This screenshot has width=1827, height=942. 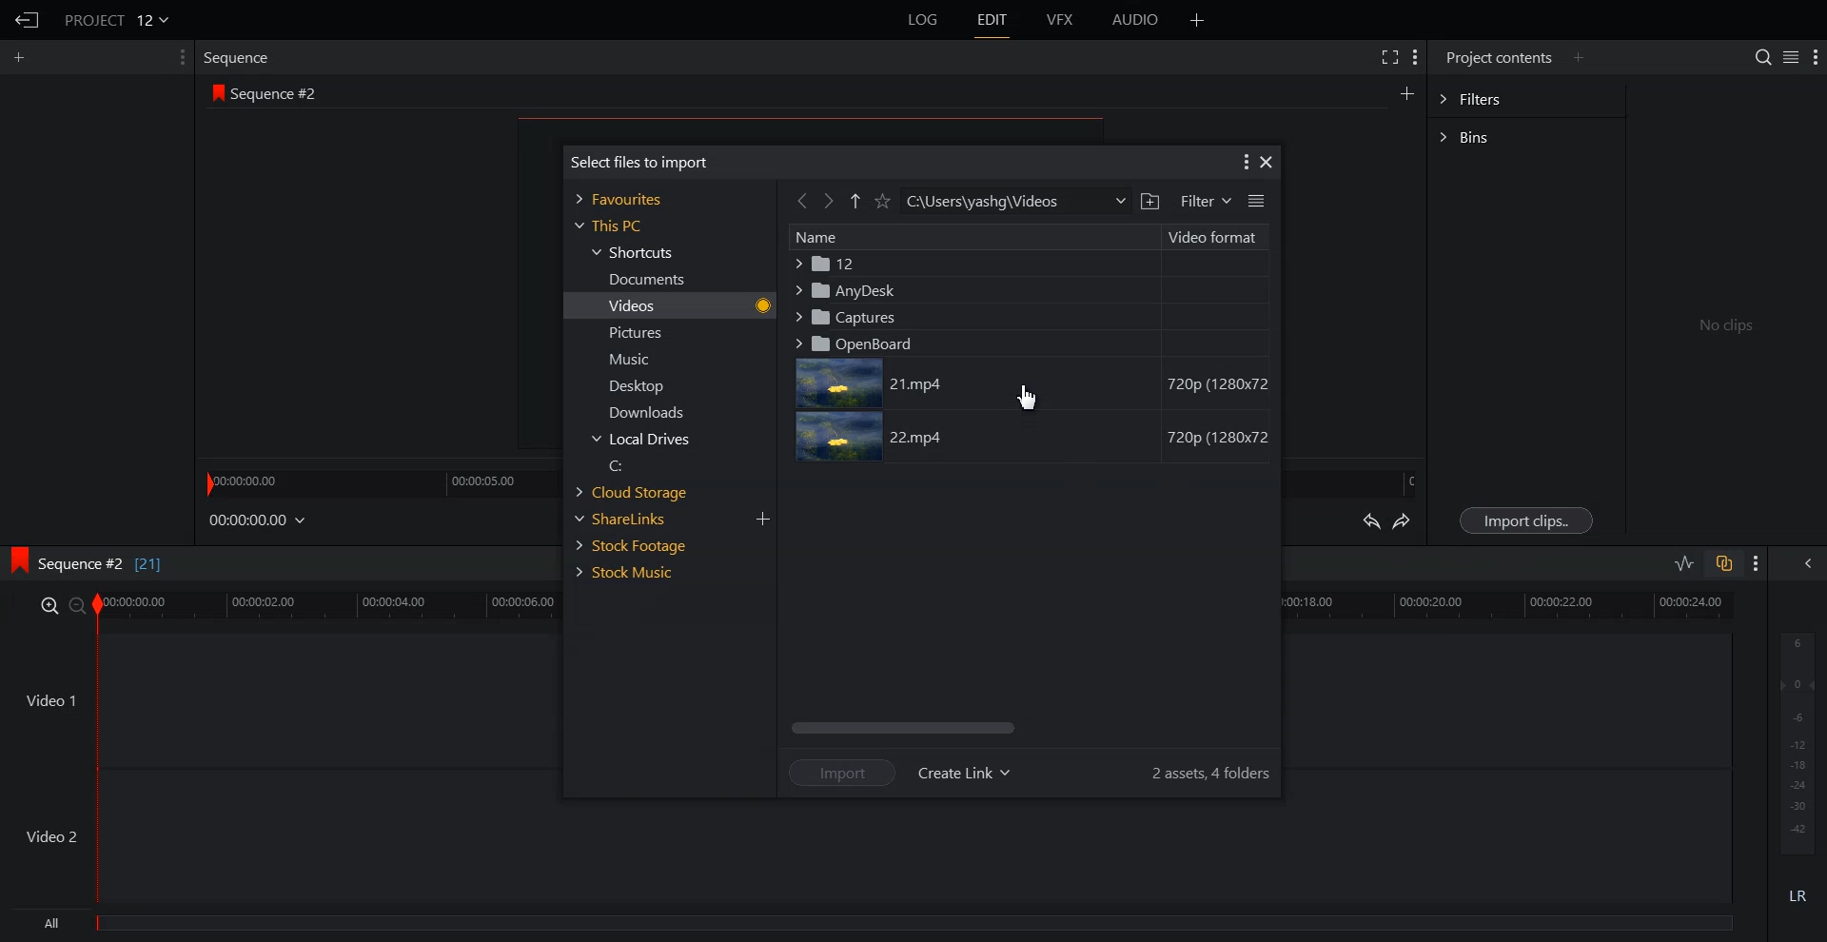 I want to click on Local Drives, so click(x=644, y=440).